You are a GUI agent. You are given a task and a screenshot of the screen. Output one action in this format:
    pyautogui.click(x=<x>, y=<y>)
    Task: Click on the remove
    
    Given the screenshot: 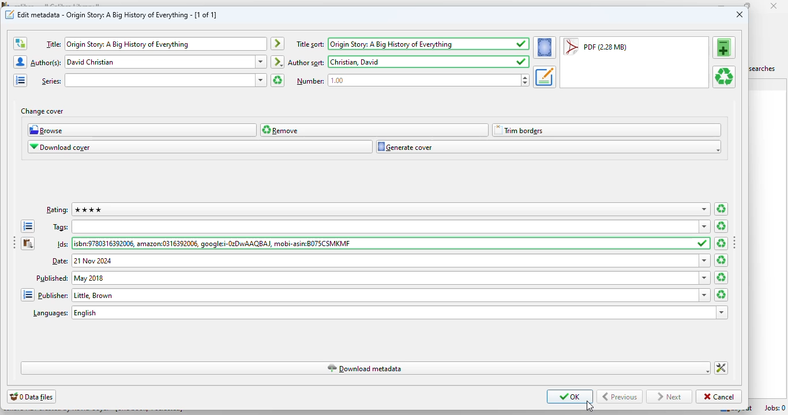 What is the action you would take?
    pyautogui.click(x=374, y=130)
    